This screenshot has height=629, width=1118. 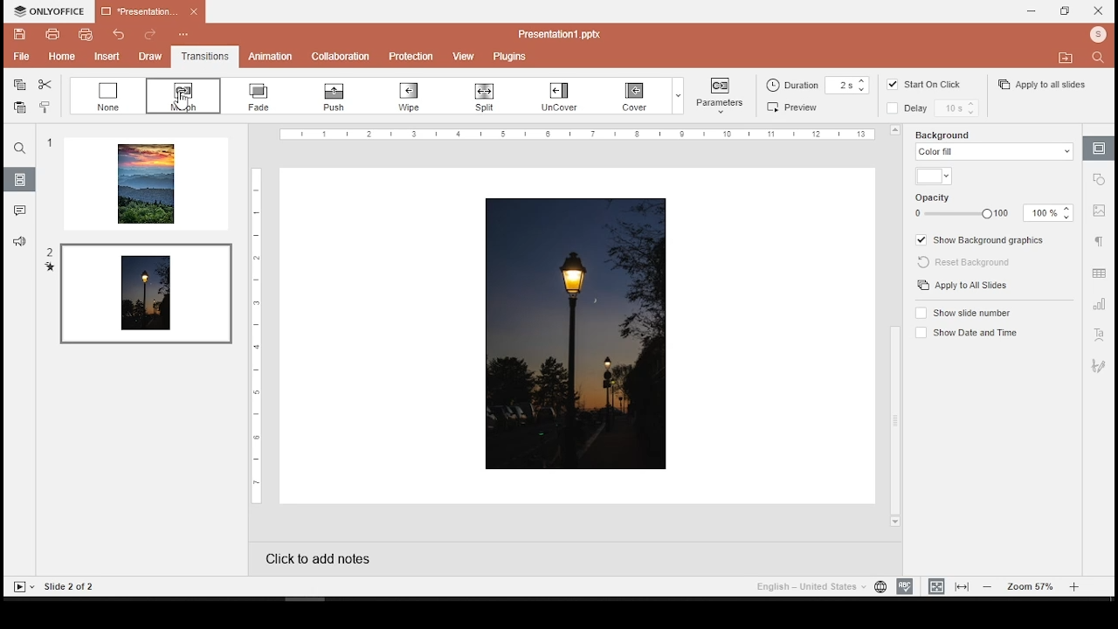 I want to click on clone formatting, so click(x=44, y=107).